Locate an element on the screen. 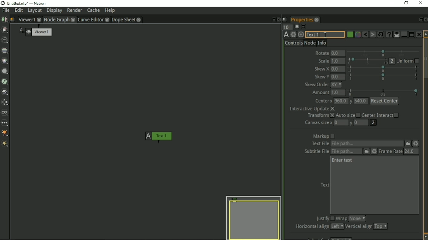  Draw is located at coordinates (5, 30).